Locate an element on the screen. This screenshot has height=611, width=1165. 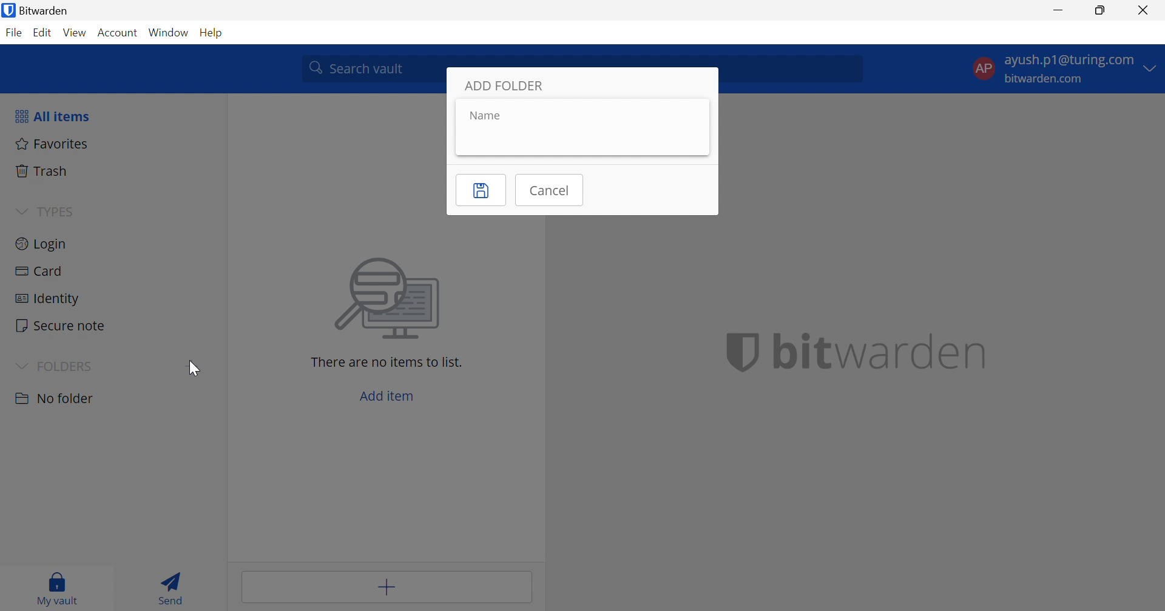
Account is located at coordinates (118, 33).